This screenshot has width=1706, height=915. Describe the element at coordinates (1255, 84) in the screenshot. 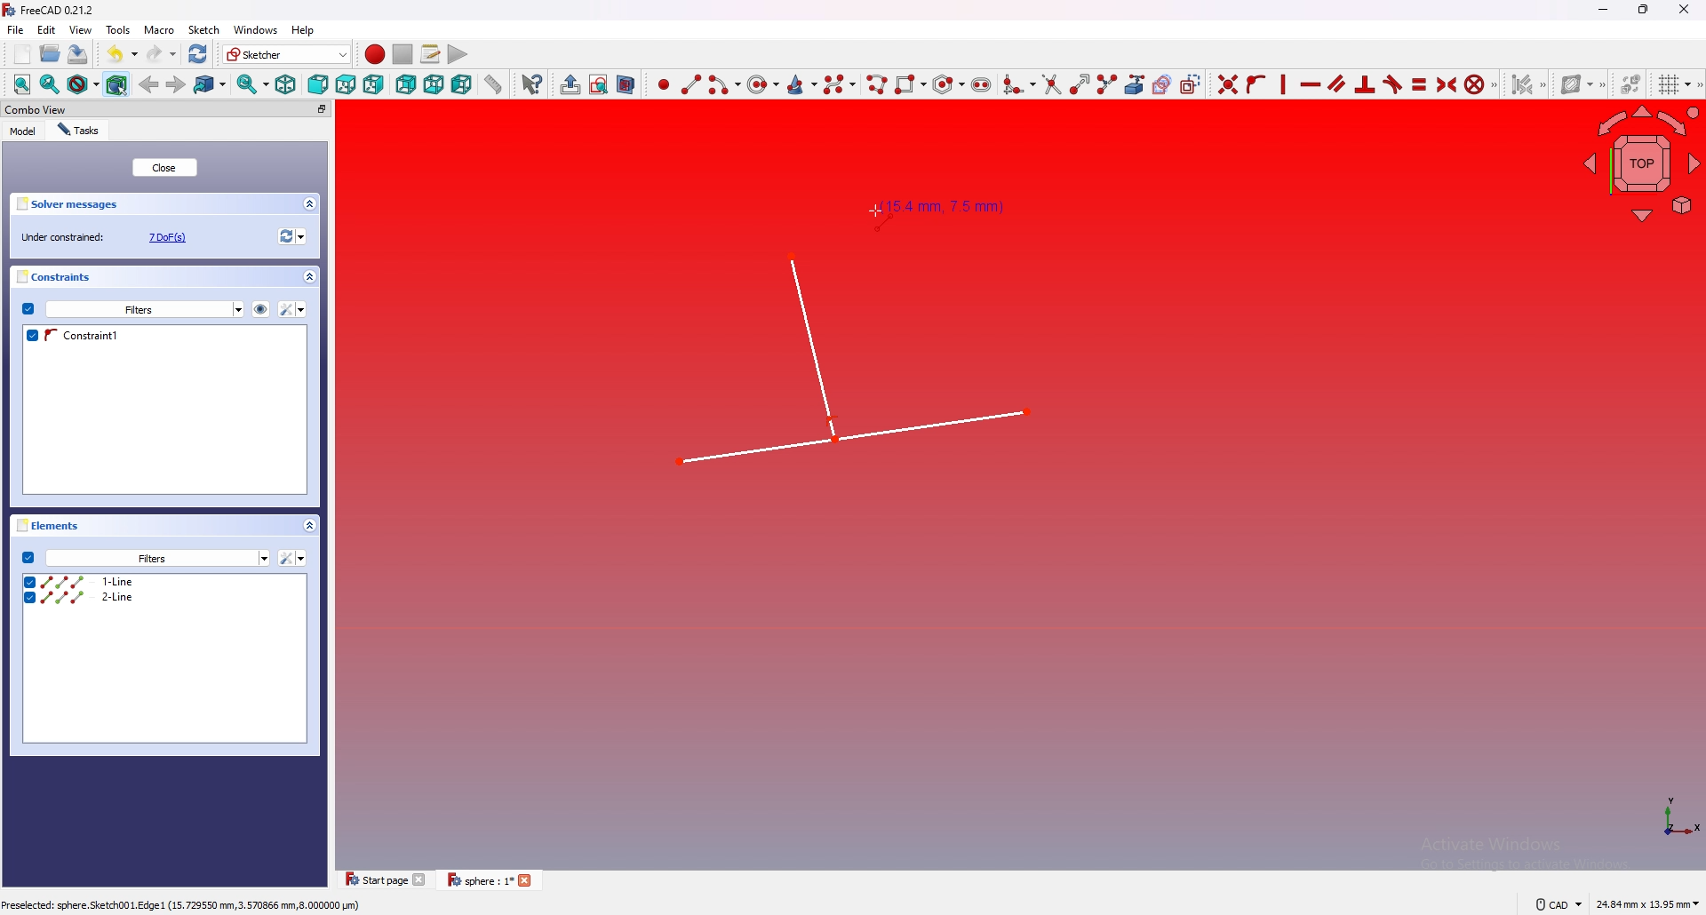

I see `Constrain point onto object` at that location.